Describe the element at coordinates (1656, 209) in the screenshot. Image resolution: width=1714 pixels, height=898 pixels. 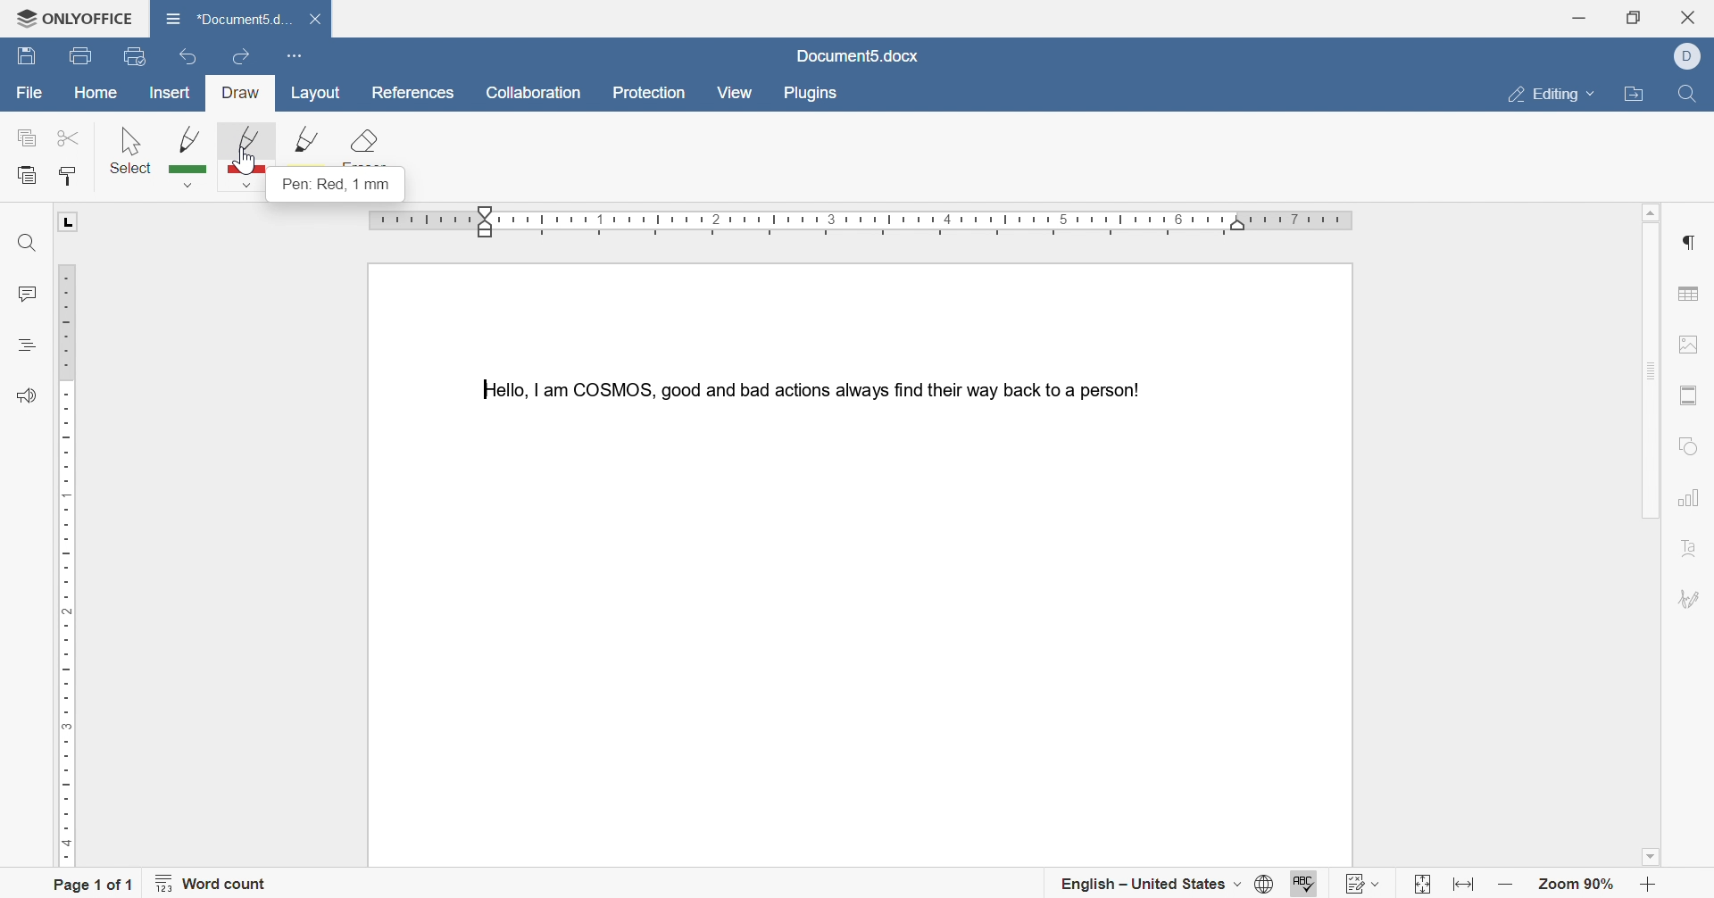
I see `scroll up` at that location.